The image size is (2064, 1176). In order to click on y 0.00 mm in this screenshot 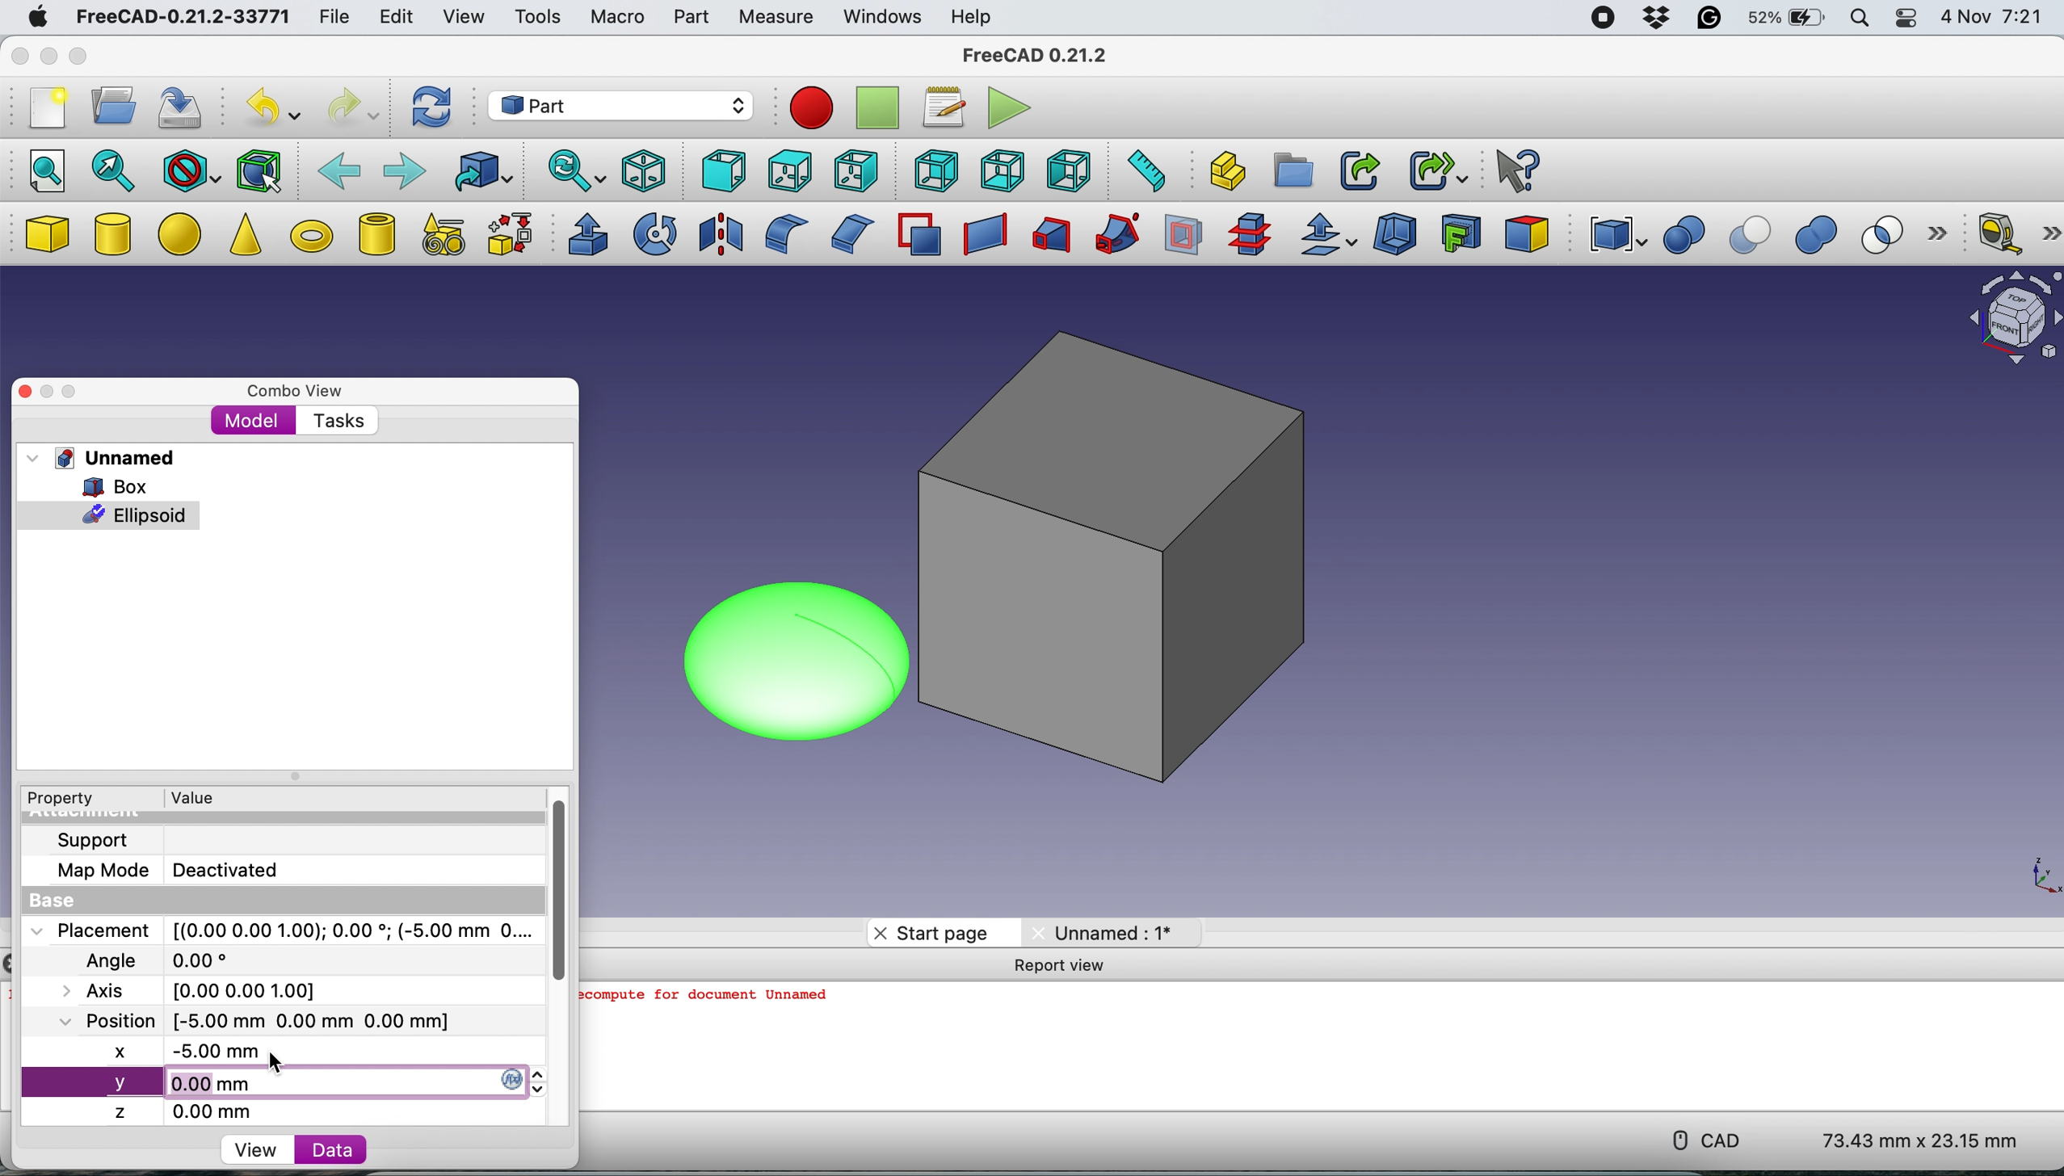, I will do `click(288, 1083)`.